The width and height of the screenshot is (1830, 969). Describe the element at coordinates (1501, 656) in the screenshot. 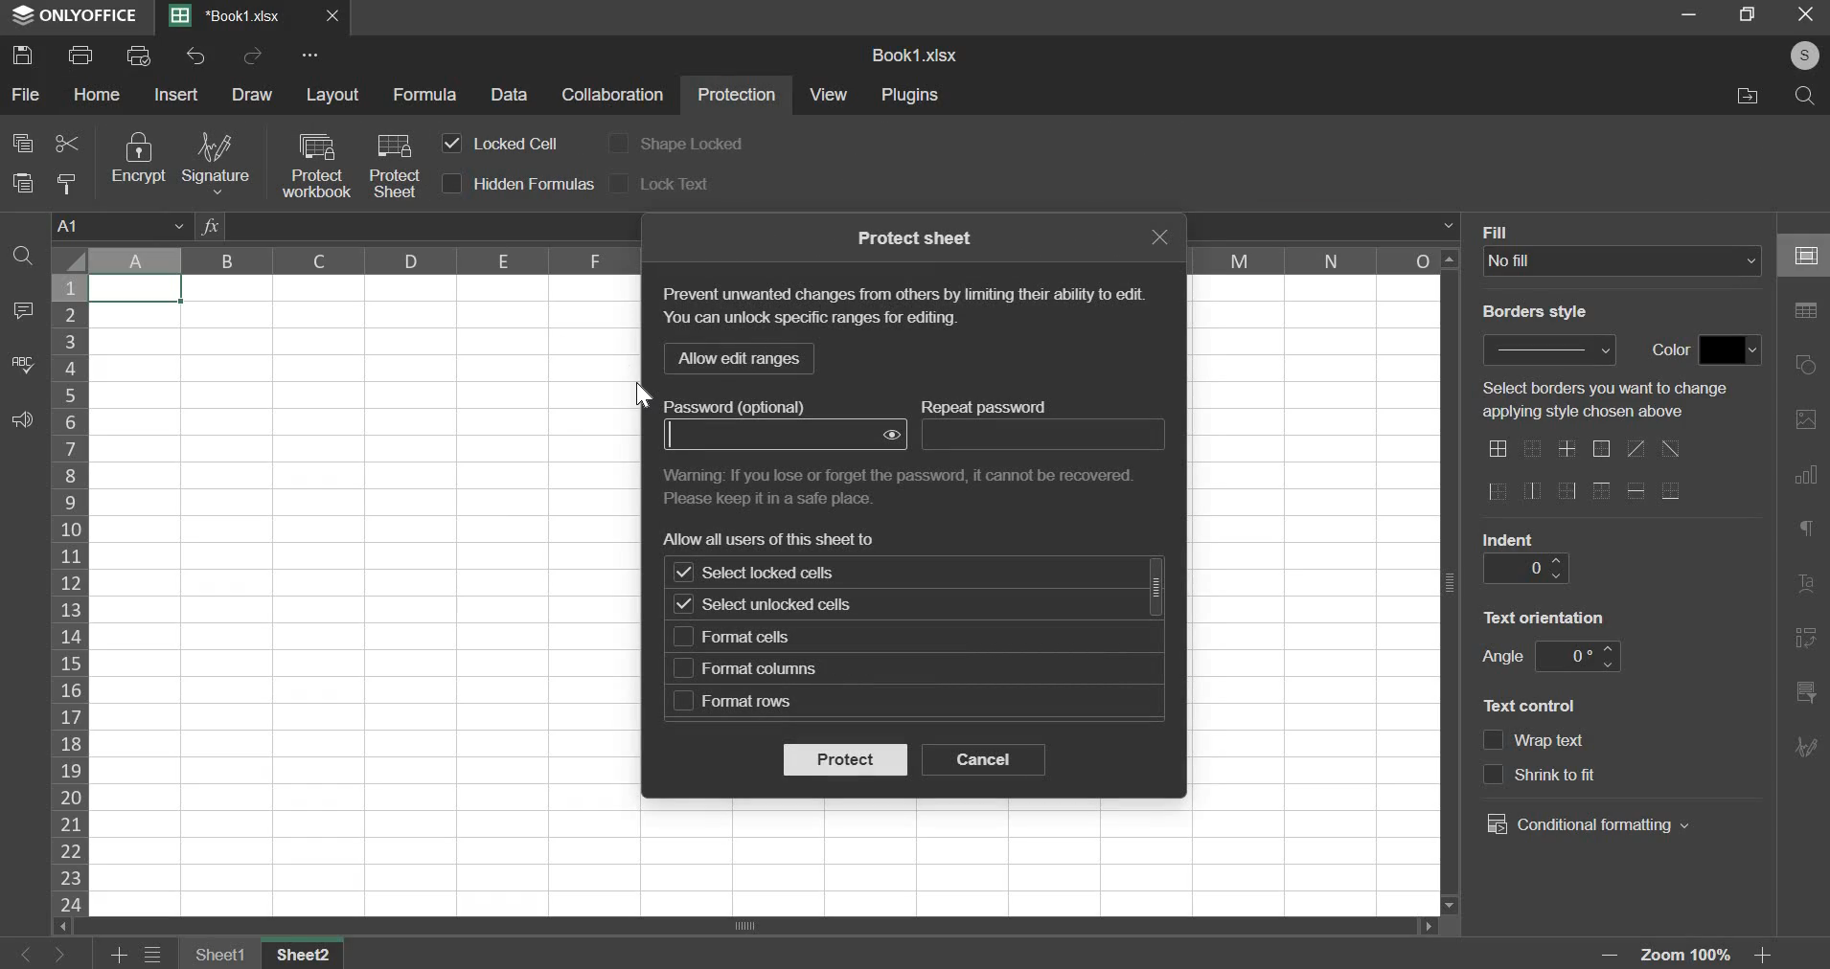

I see `angle` at that location.